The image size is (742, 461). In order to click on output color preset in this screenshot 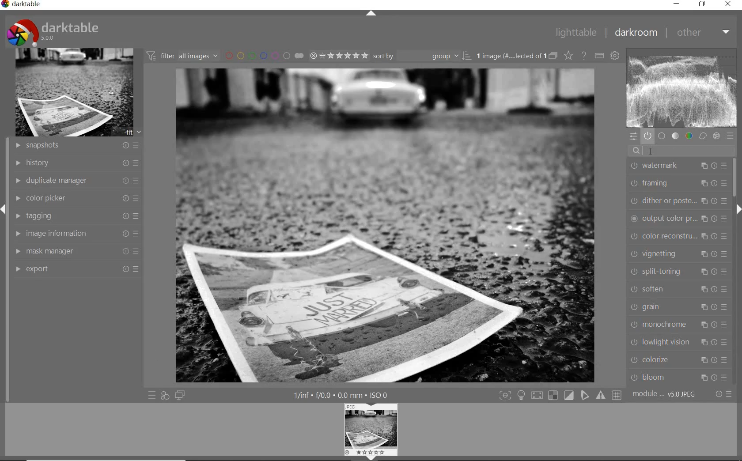, I will do `click(678, 219)`.